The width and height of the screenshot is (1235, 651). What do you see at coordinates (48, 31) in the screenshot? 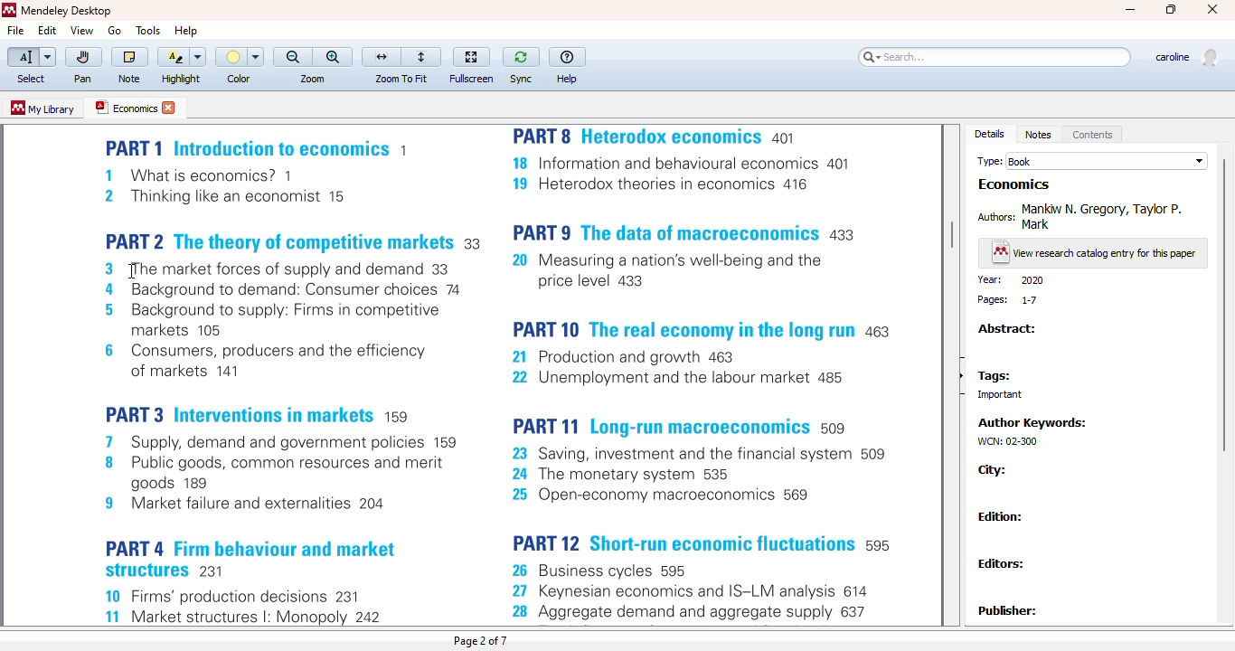
I see `edit` at bounding box center [48, 31].